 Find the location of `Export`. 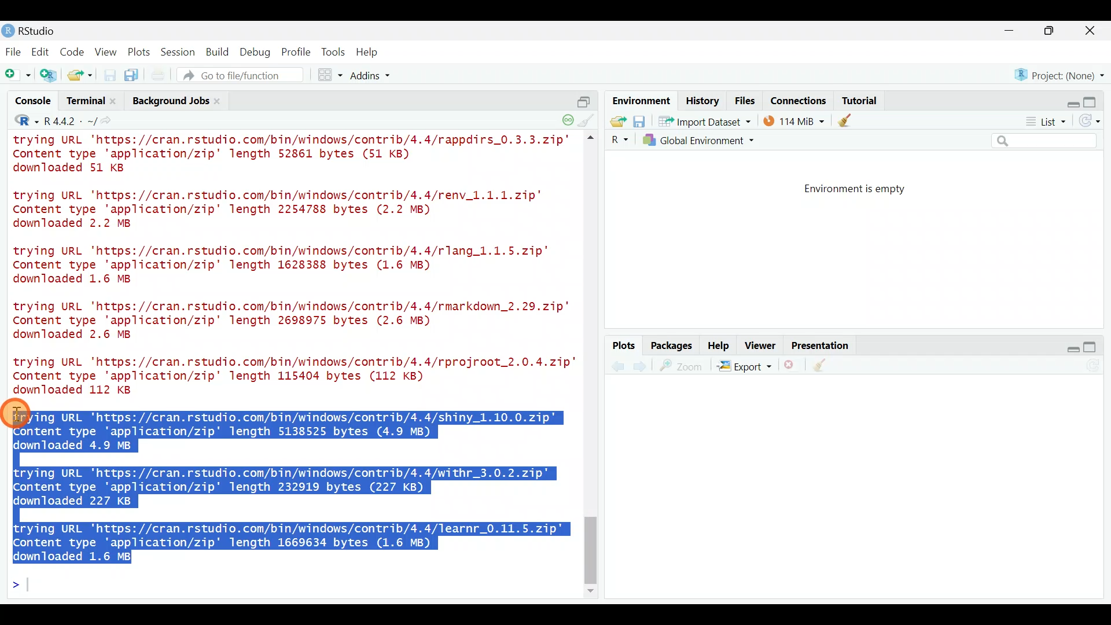

Export is located at coordinates (744, 368).